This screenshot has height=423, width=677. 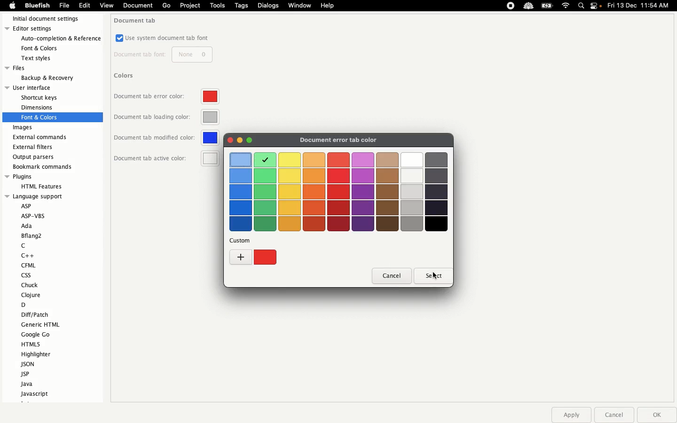 What do you see at coordinates (339, 200) in the screenshot?
I see `Colors` at bounding box center [339, 200].